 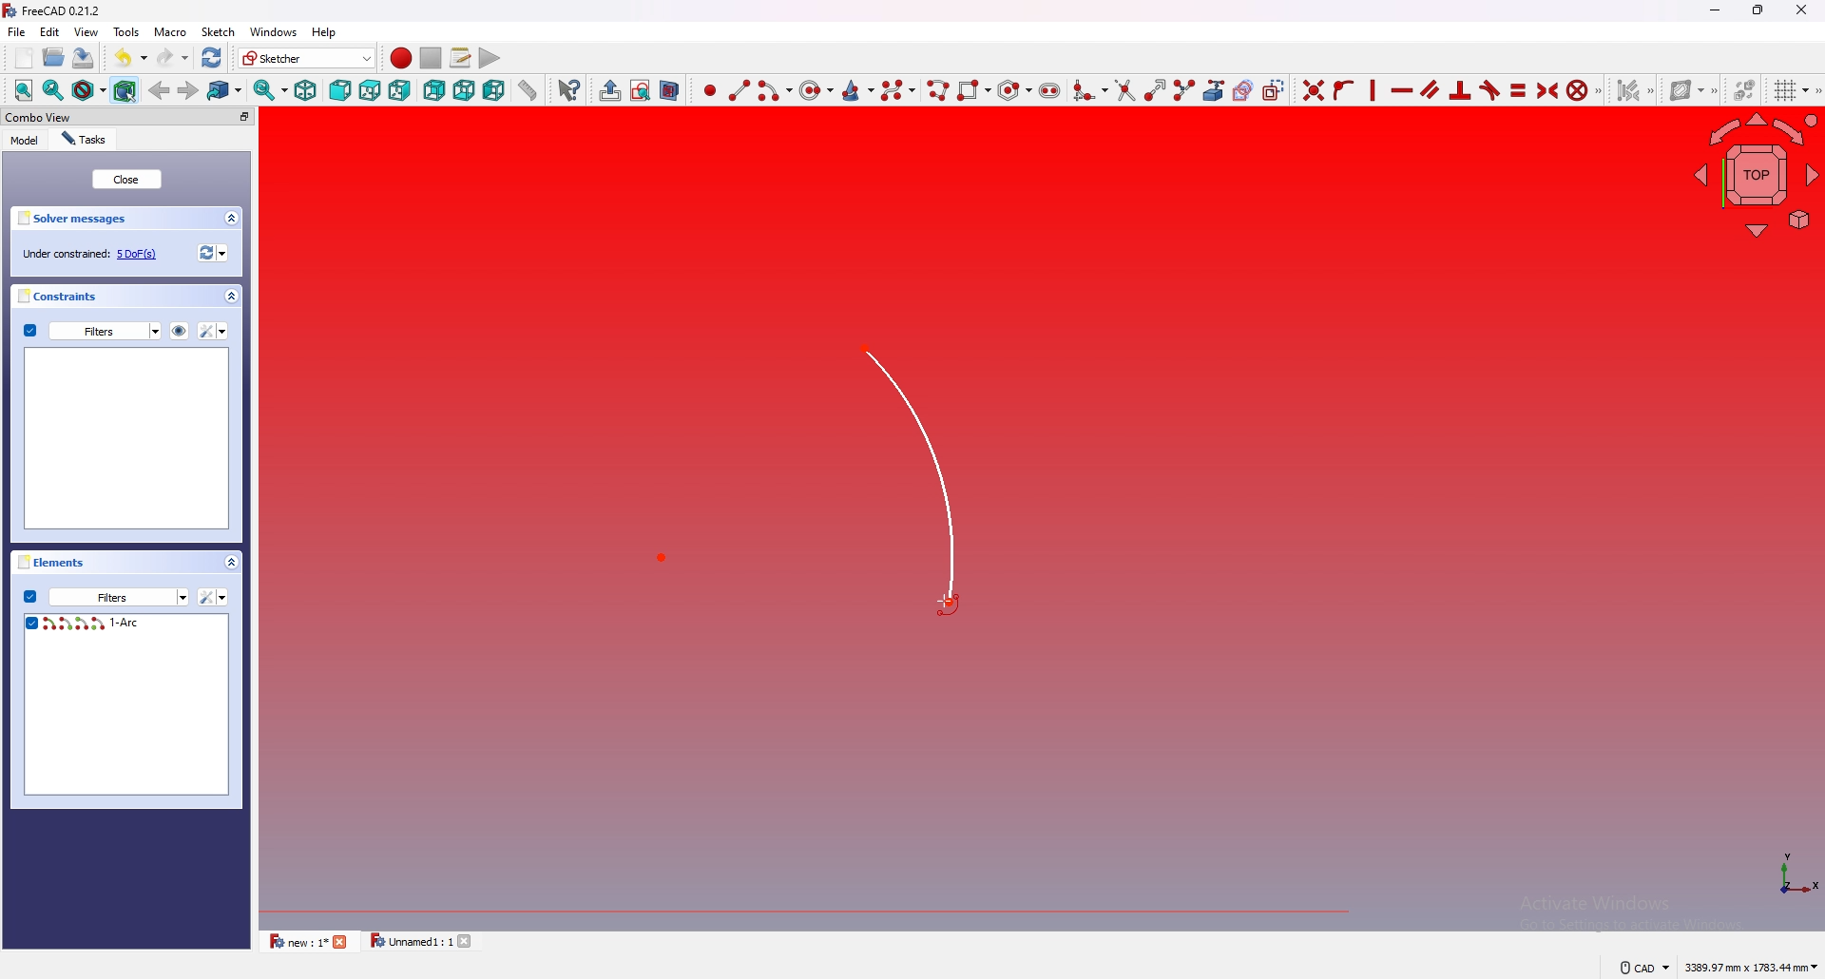 What do you see at coordinates (1691, 89) in the screenshot?
I see `show B-Spline information layer` at bounding box center [1691, 89].